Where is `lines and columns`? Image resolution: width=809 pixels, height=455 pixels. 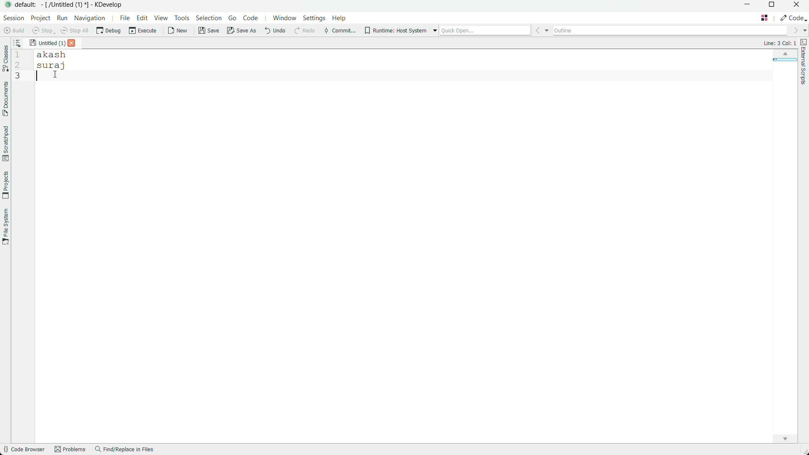 lines and columns is located at coordinates (779, 43).